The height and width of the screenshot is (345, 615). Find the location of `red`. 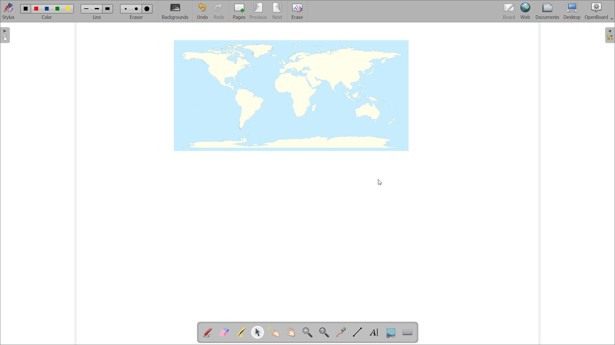

red is located at coordinates (37, 9).